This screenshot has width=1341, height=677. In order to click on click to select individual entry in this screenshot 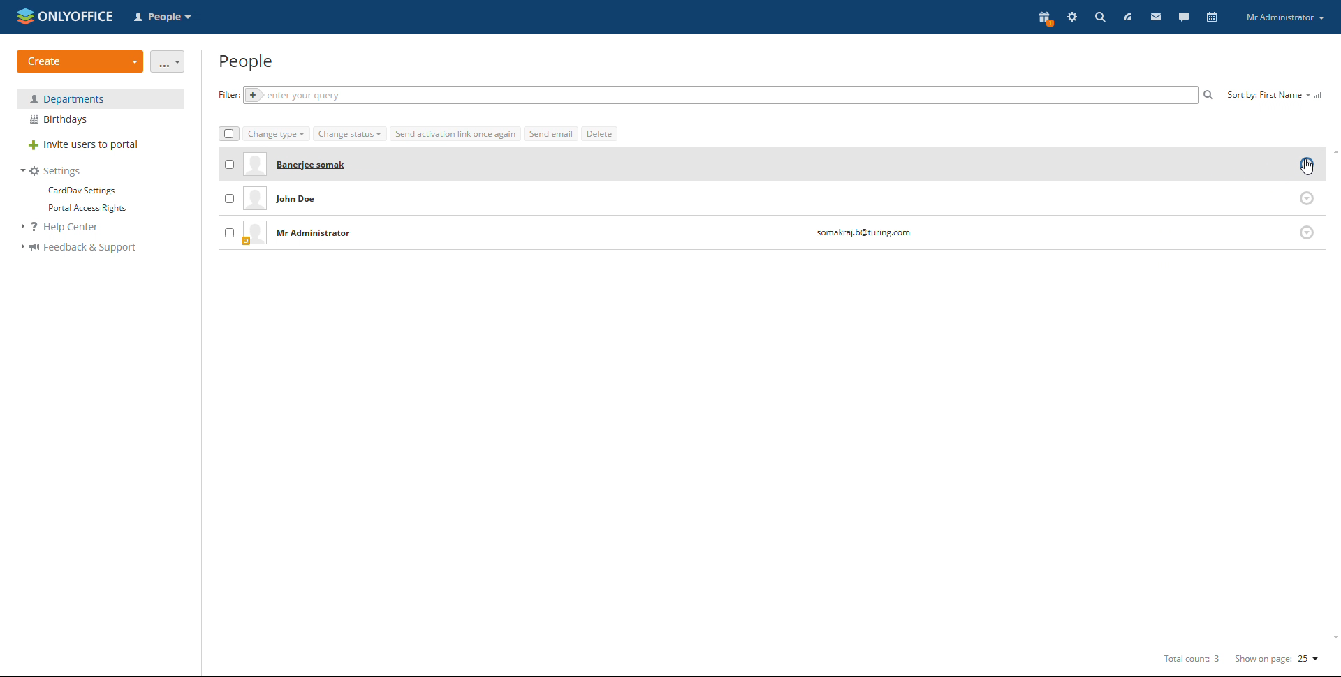, I will do `click(228, 200)`.